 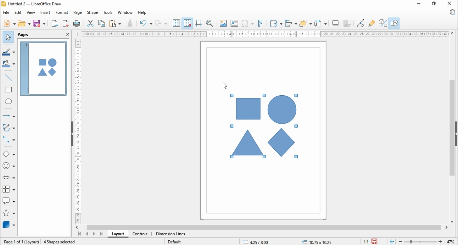 What do you see at coordinates (361, 23) in the screenshot?
I see `toggle point edit mode` at bounding box center [361, 23].